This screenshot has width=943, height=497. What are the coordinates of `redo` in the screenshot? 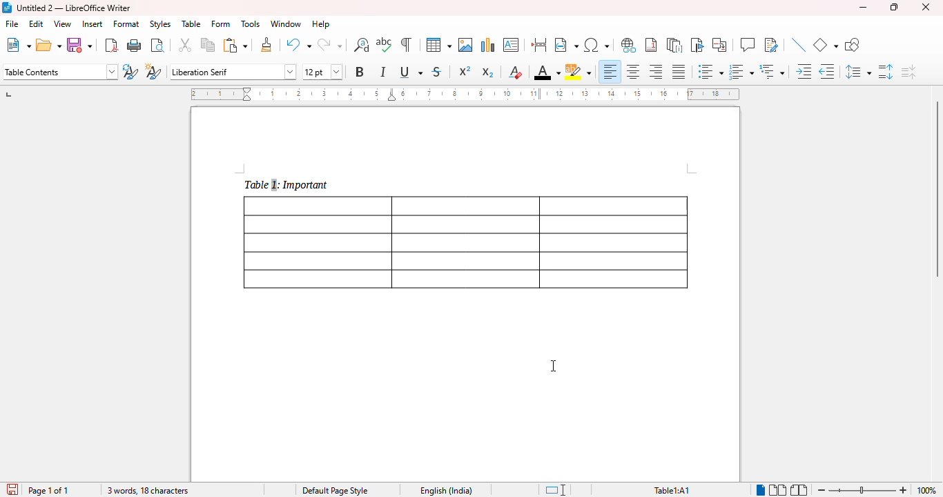 It's located at (329, 44).